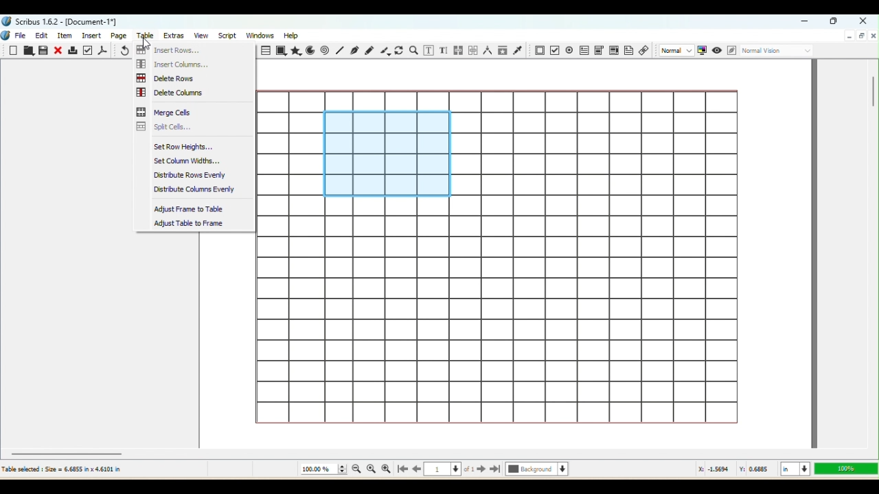 The image size is (879, 494). Describe the element at coordinates (169, 49) in the screenshot. I see `Insert Rows` at that location.